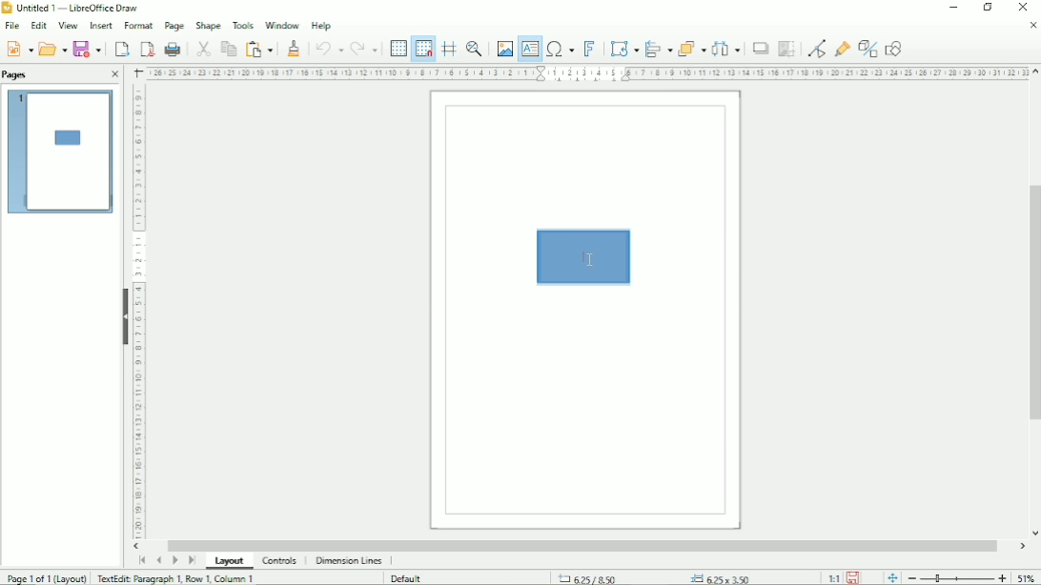 The width and height of the screenshot is (1041, 585). Describe the element at coordinates (279, 561) in the screenshot. I see `Controls` at that location.